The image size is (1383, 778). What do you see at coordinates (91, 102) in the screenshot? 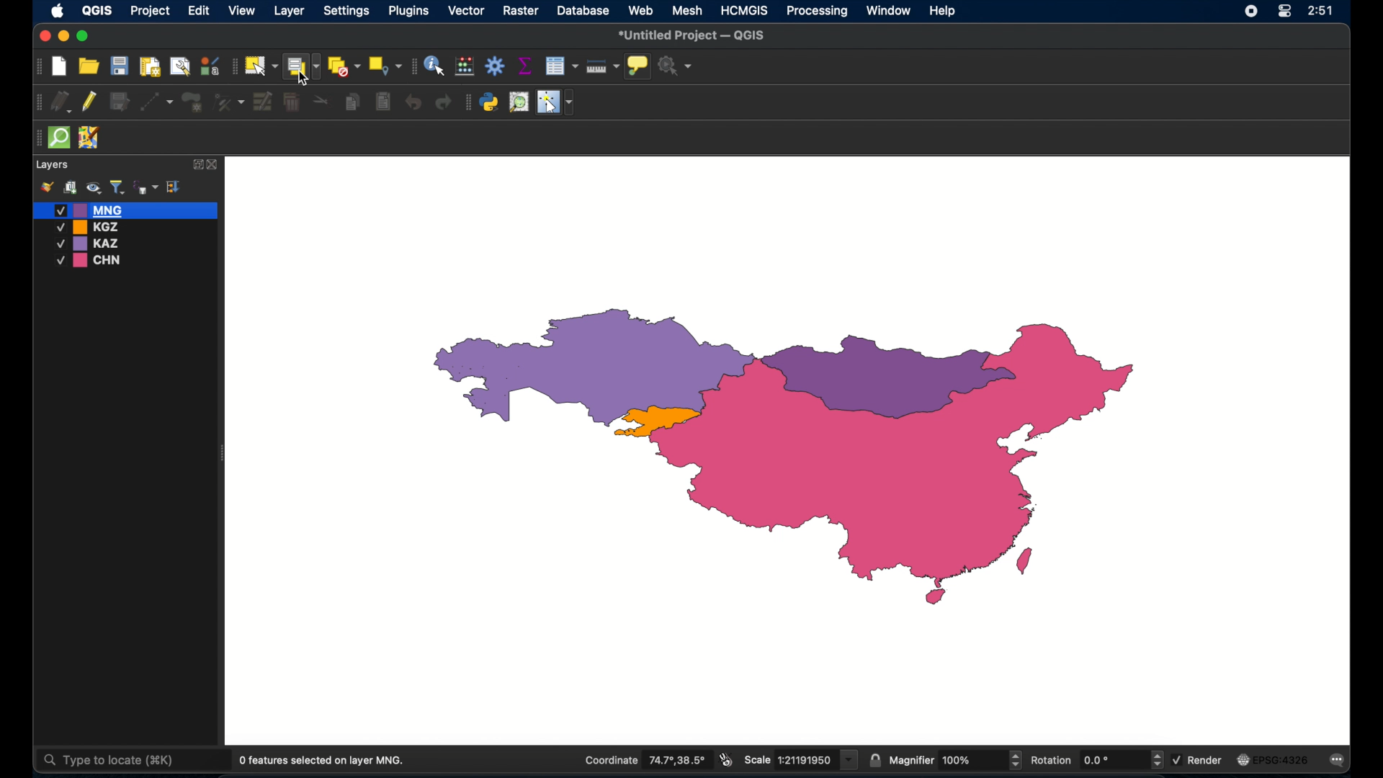
I see `toggle editing` at bounding box center [91, 102].